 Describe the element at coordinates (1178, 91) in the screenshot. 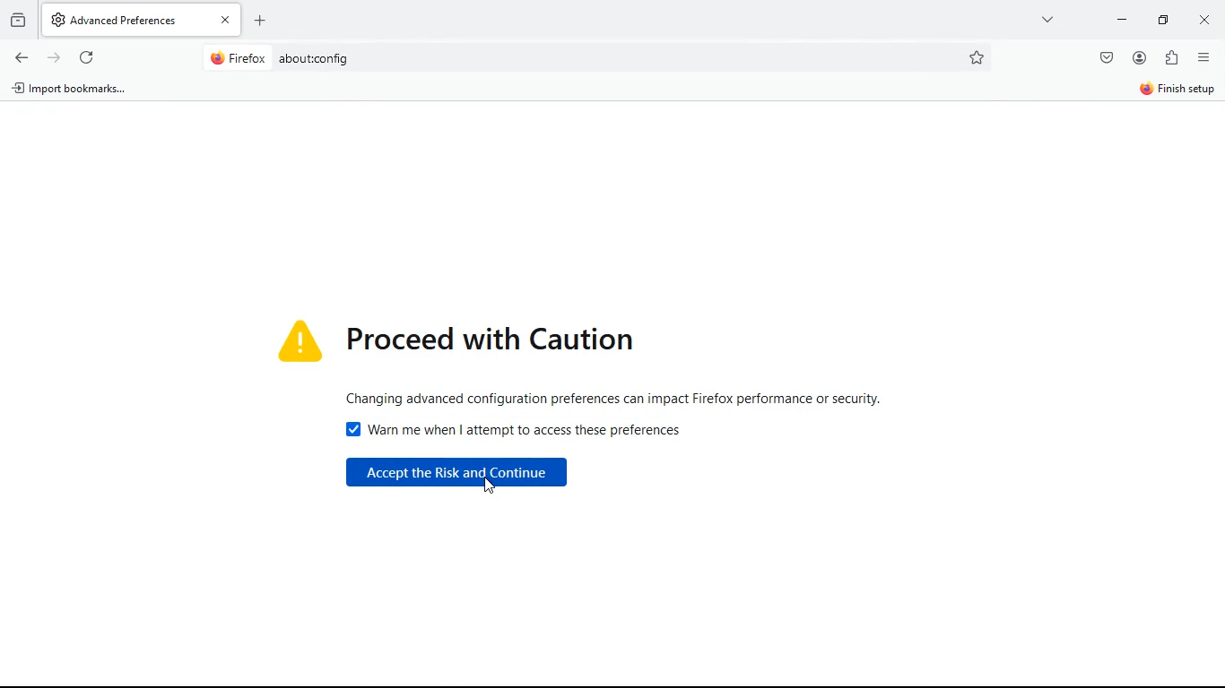

I see `finish setup` at that location.